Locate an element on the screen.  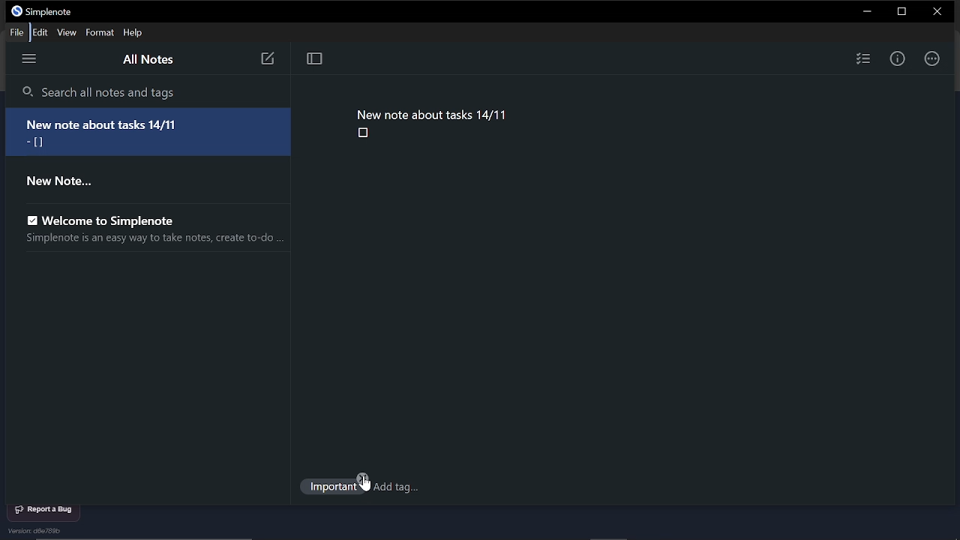
checkbox is located at coordinates (364, 133).